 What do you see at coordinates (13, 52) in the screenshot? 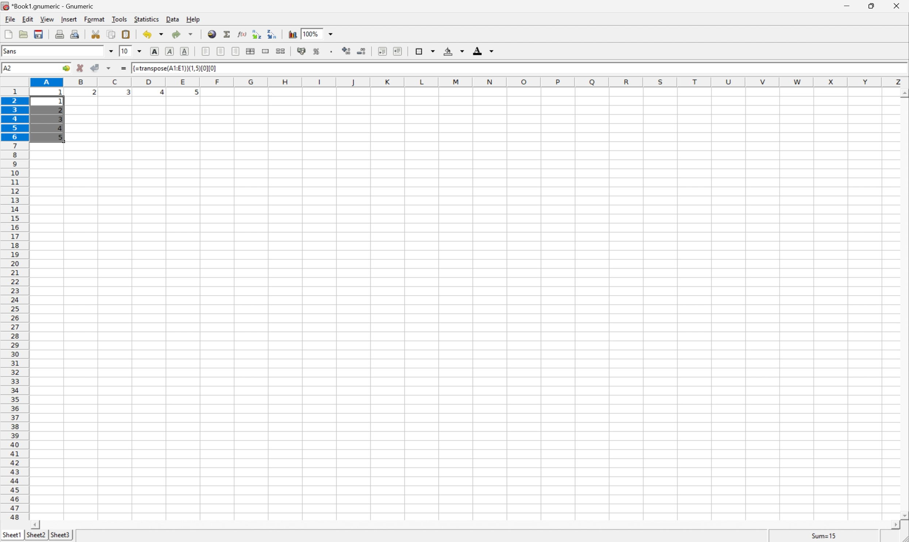
I see `font` at bounding box center [13, 52].